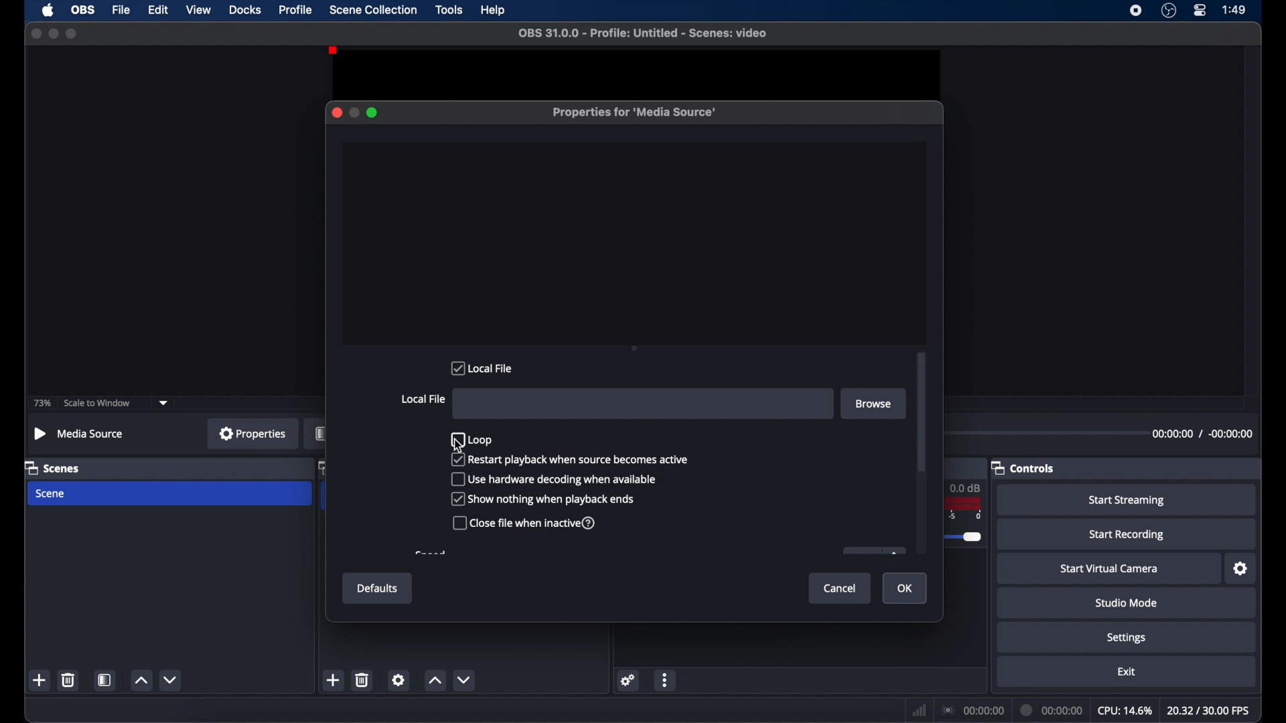 The width and height of the screenshot is (1286, 723). What do you see at coordinates (354, 112) in the screenshot?
I see `minimize` at bounding box center [354, 112].